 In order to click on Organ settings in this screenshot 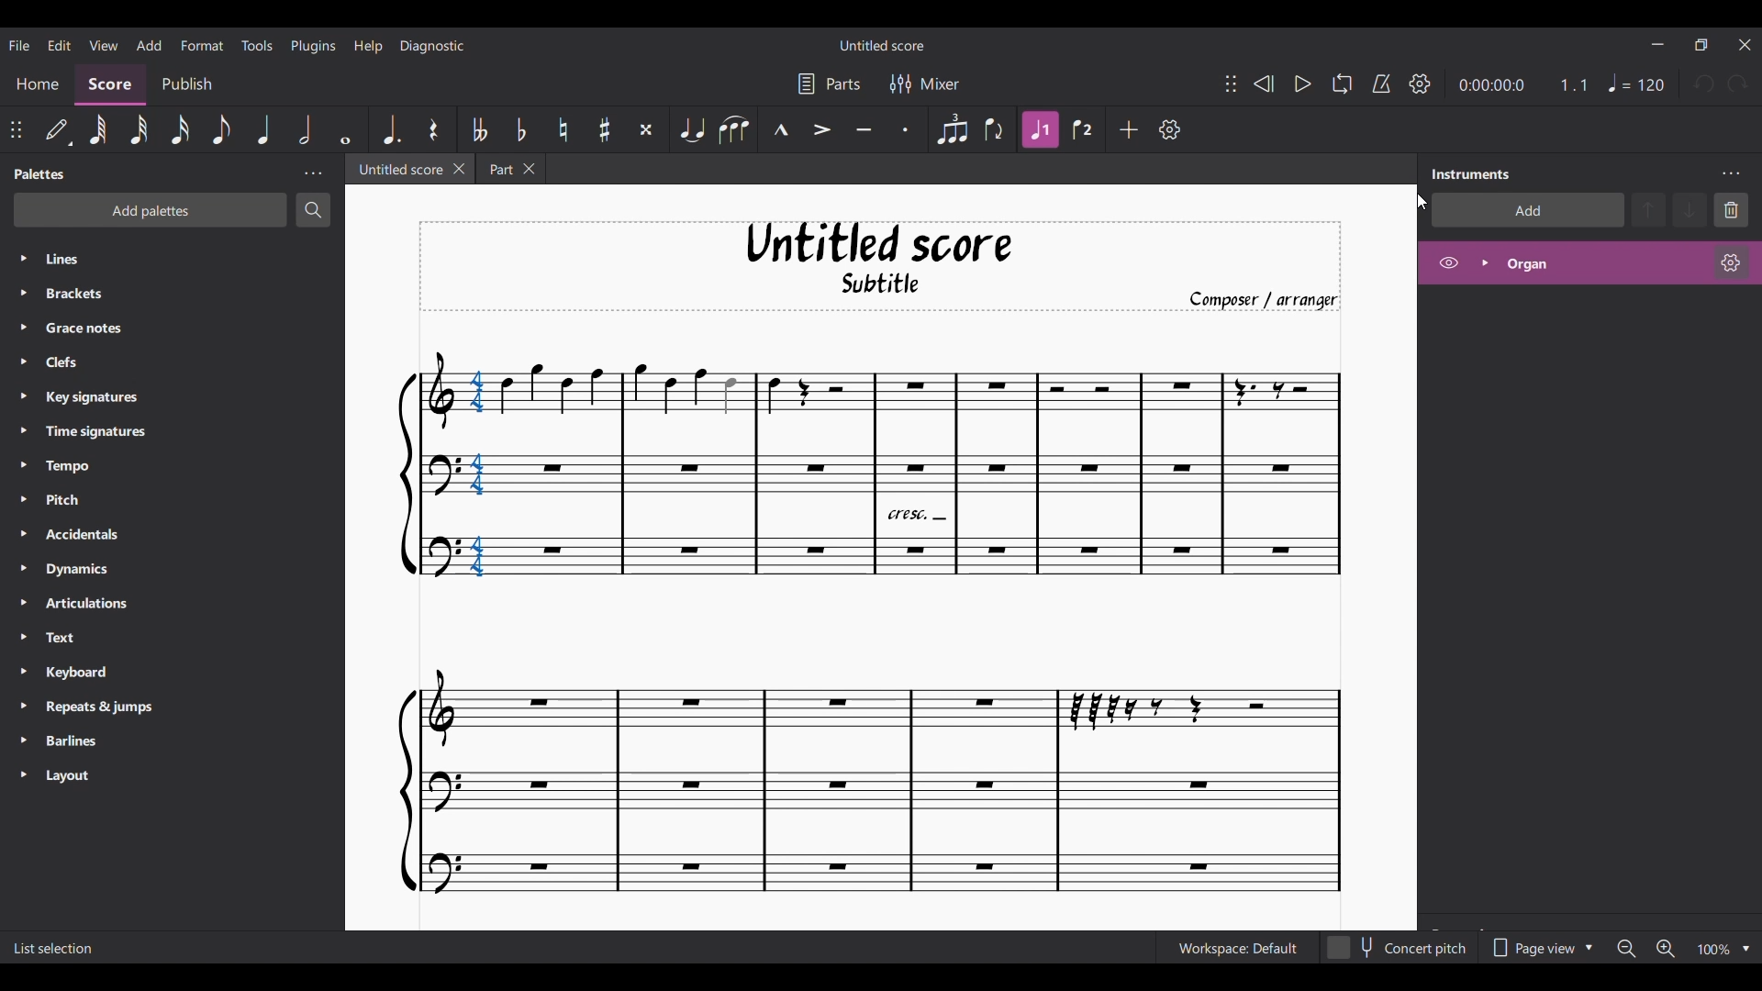, I will do `click(1731, 262)`.